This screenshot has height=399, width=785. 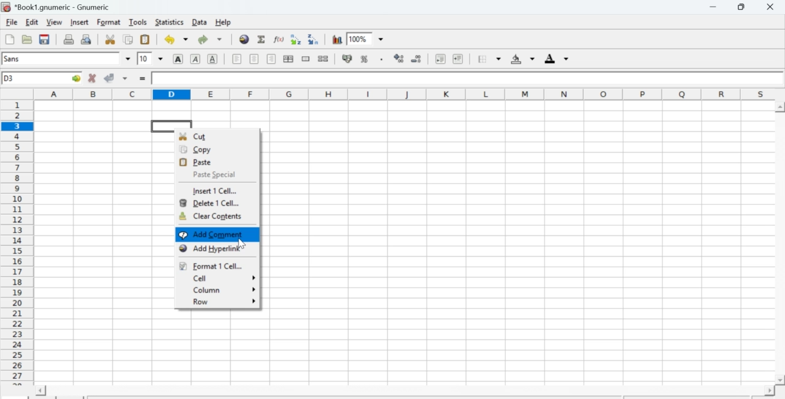 What do you see at coordinates (221, 302) in the screenshot?
I see `Row` at bounding box center [221, 302].